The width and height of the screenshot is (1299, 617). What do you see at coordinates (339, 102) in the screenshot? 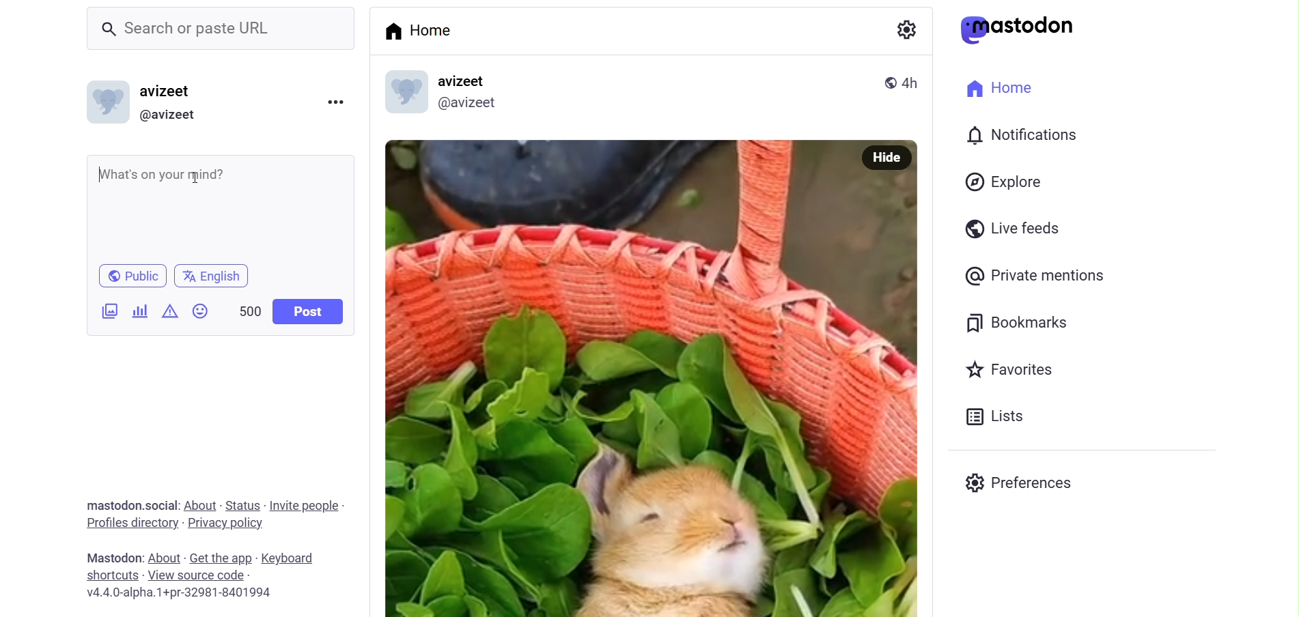
I see `Menu` at bounding box center [339, 102].